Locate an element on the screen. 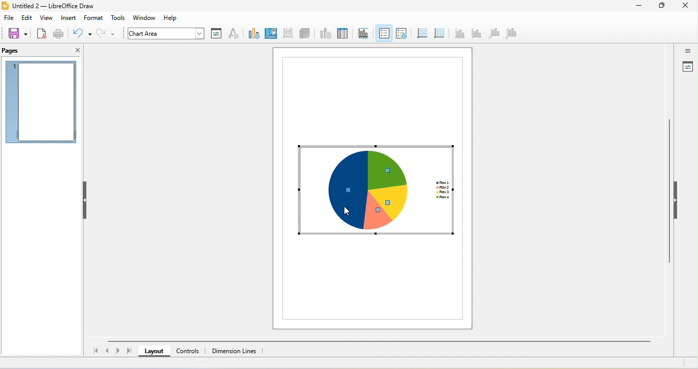 The width and height of the screenshot is (698, 369). next is located at coordinates (119, 351).